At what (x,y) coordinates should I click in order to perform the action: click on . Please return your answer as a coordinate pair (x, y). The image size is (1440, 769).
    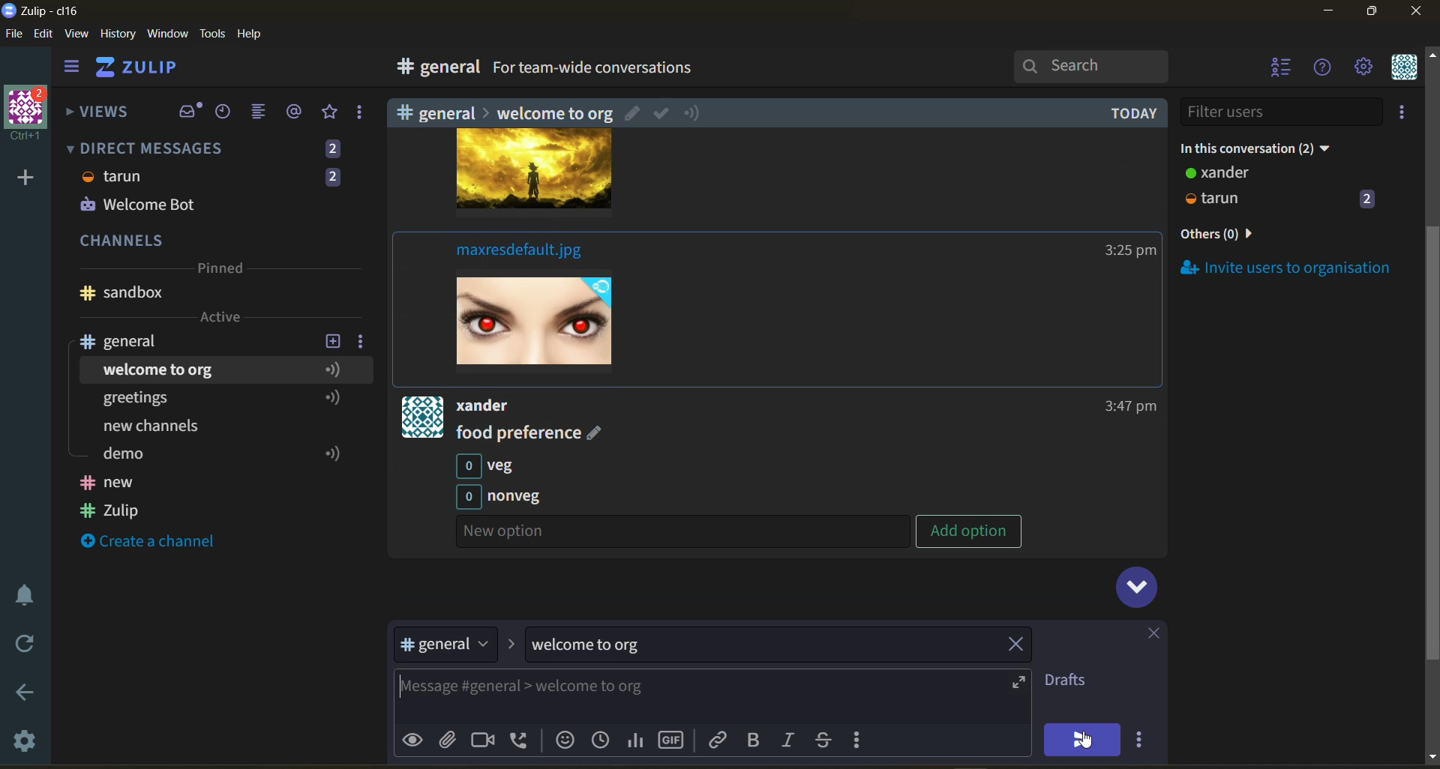
    Looking at the image, I should click on (679, 533).